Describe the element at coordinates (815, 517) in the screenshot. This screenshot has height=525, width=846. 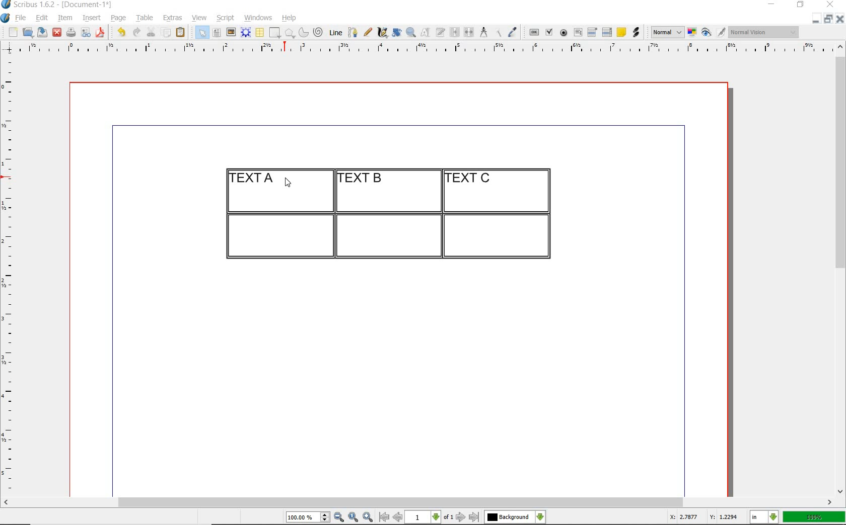
I see `100%` at that location.